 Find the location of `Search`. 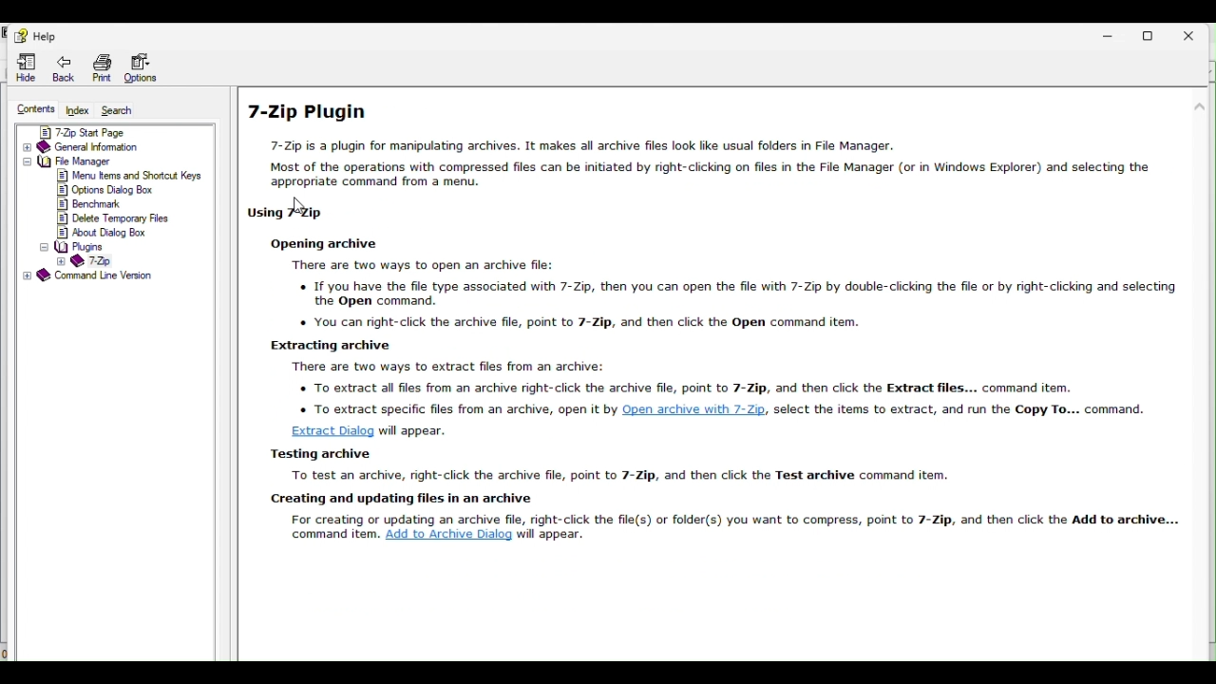

Search is located at coordinates (123, 110).